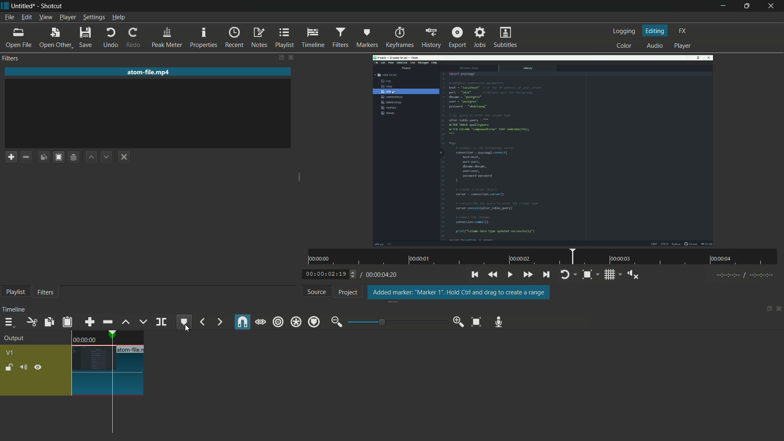 The height and width of the screenshot is (441, 784). What do you see at coordinates (9, 17) in the screenshot?
I see `file menu` at bounding box center [9, 17].